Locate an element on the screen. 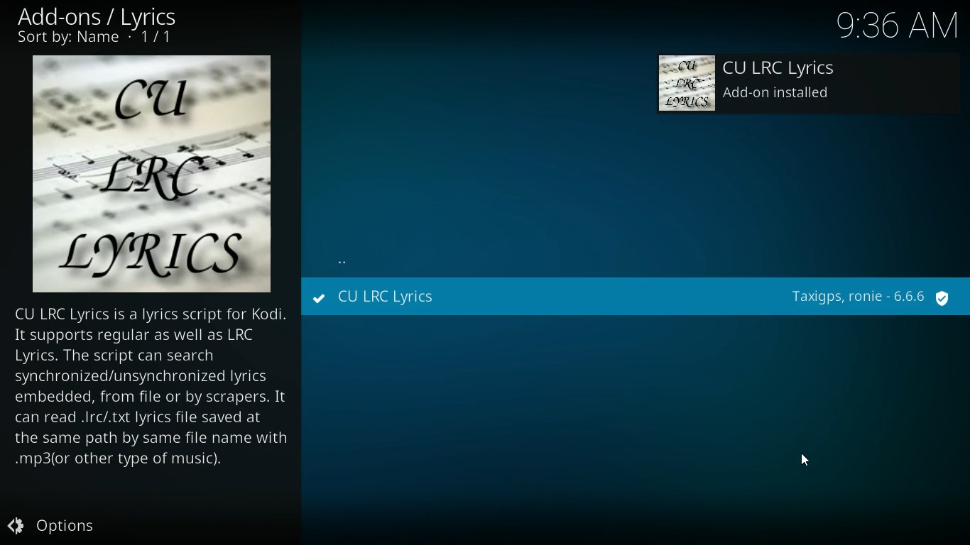 The height and width of the screenshot is (545, 970). installed is located at coordinates (320, 302).